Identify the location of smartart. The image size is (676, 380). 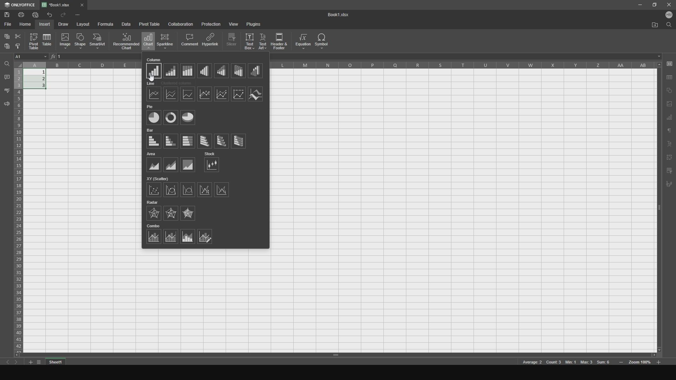
(99, 43).